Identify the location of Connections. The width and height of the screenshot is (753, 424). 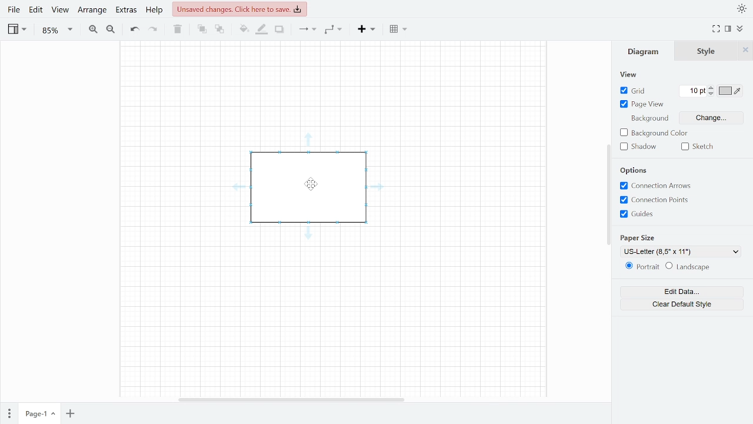
(308, 30).